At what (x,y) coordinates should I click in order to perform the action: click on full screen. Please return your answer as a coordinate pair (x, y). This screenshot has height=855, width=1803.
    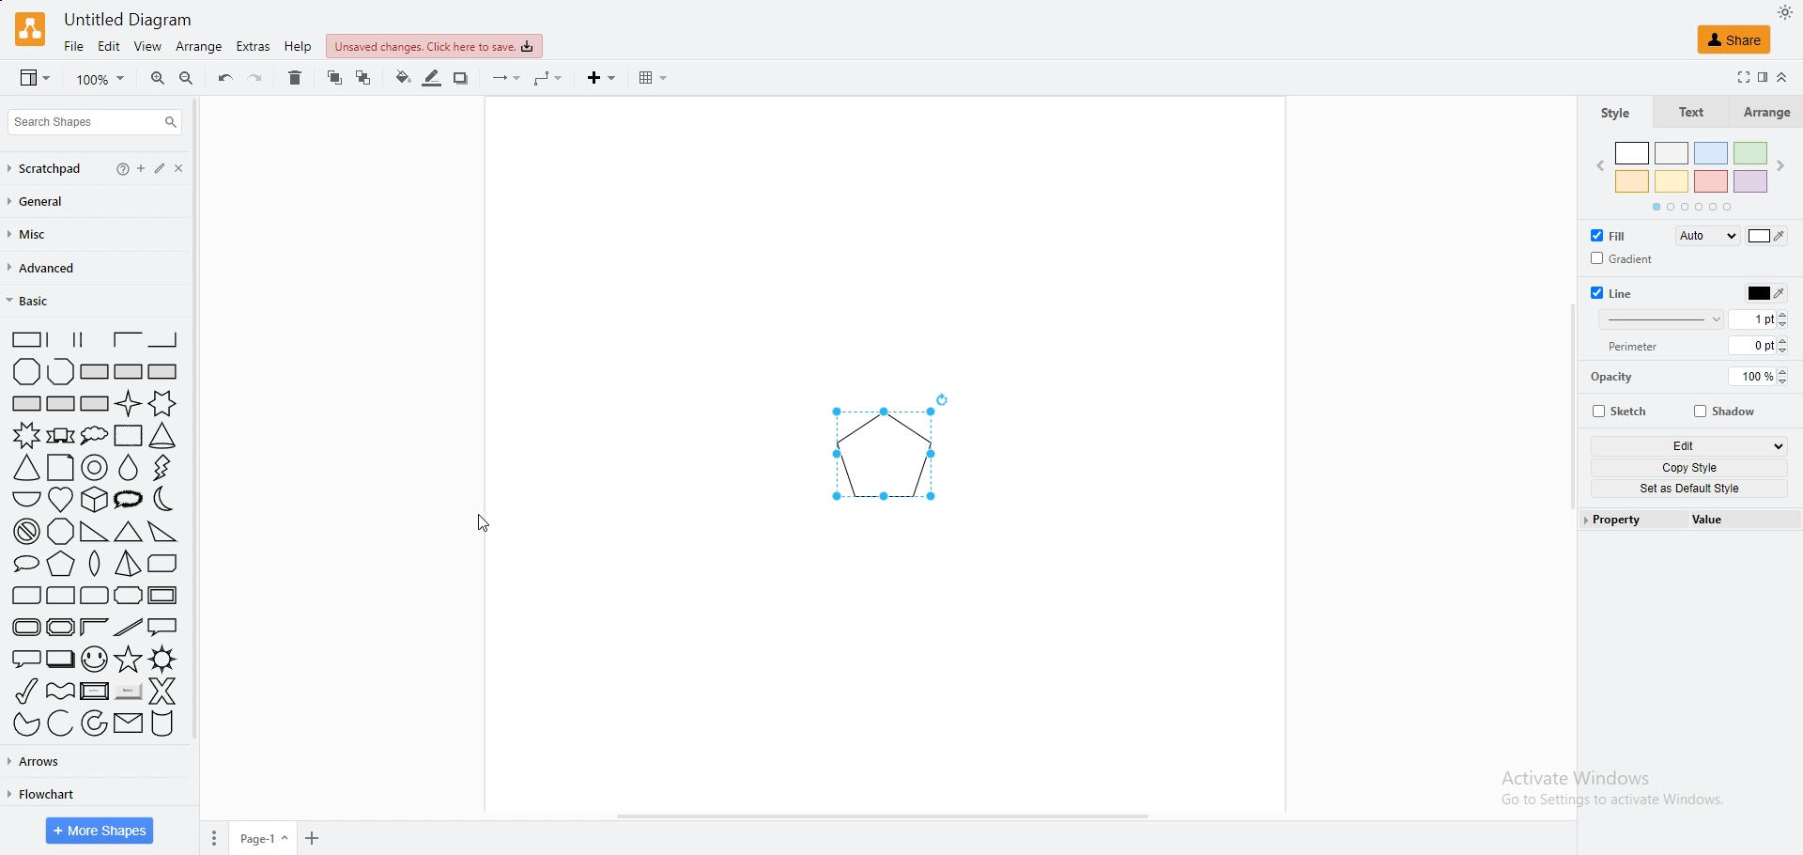
    Looking at the image, I should click on (1738, 77).